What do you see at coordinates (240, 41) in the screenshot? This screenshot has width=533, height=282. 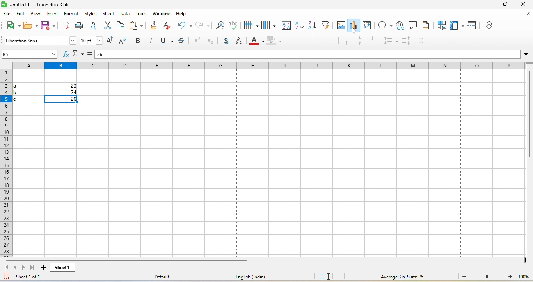 I see `apply outline ` at bounding box center [240, 41].